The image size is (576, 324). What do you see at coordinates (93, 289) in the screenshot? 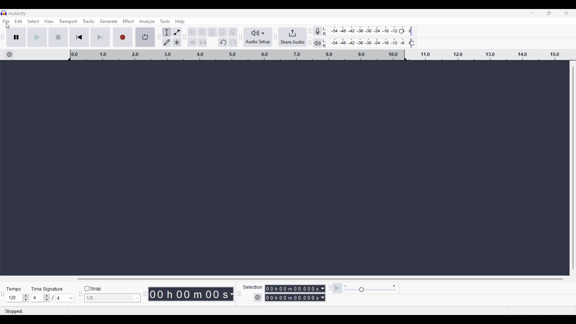
I see `Snap toggle` at bounding box center [93, 289].